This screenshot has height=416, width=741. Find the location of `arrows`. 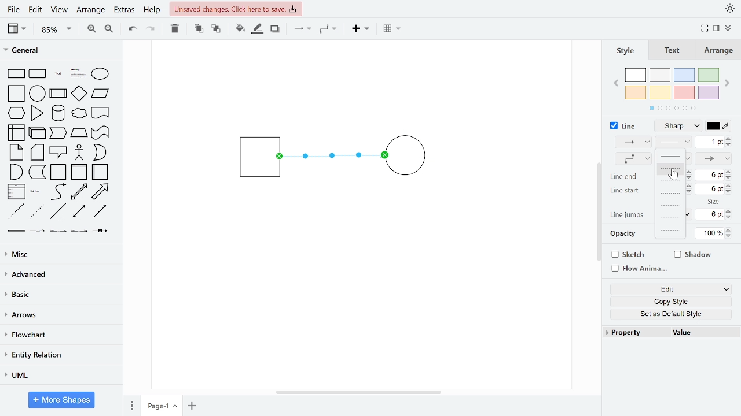

arrows is located at coordinates (60, 315).